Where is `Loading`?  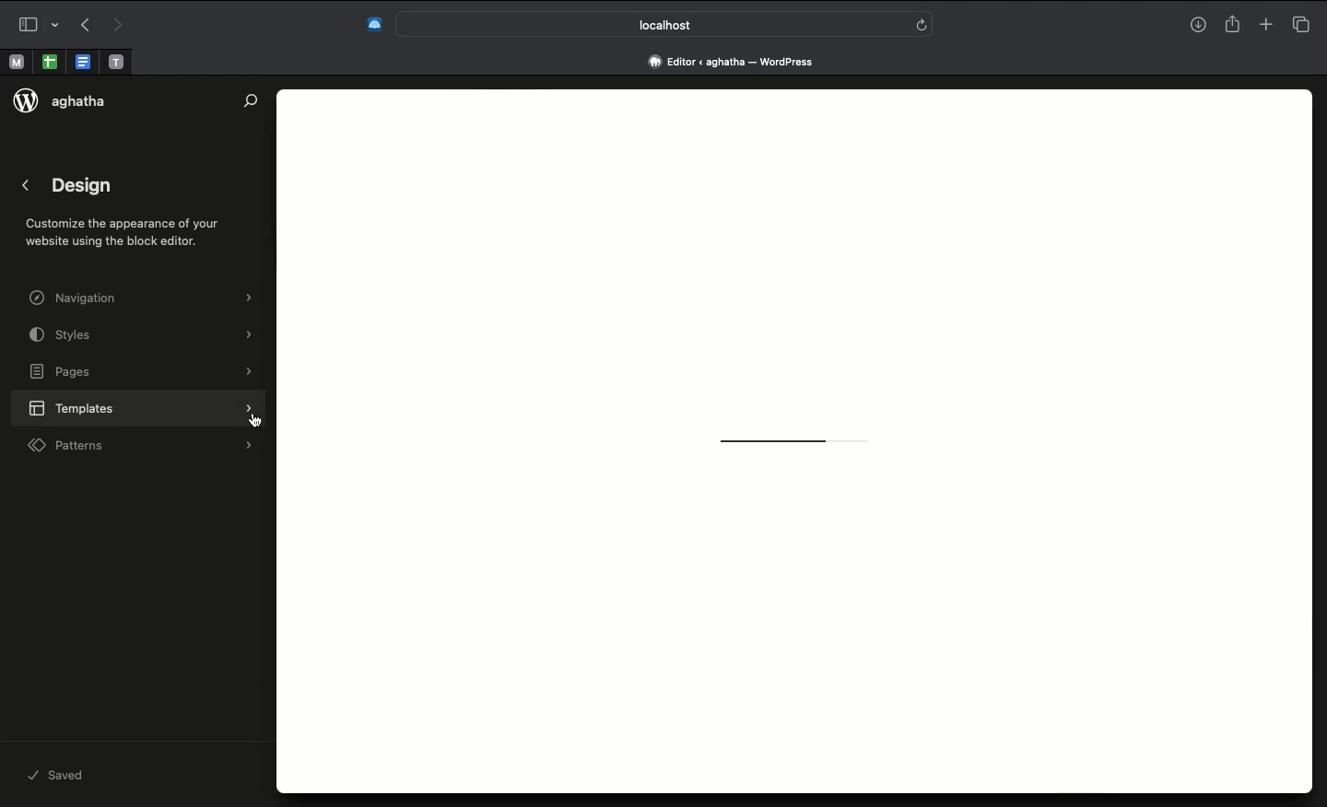
Loading is located at coordinates (779, 441).